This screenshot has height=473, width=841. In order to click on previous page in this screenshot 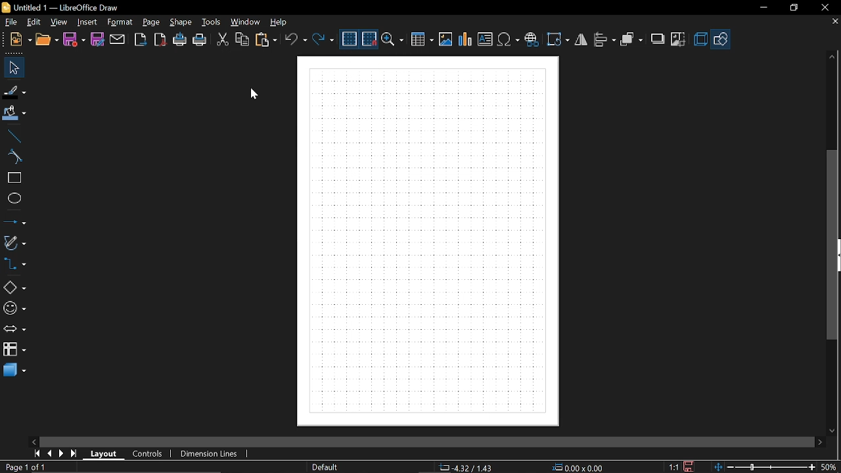, I will do `click(51, 453)`.